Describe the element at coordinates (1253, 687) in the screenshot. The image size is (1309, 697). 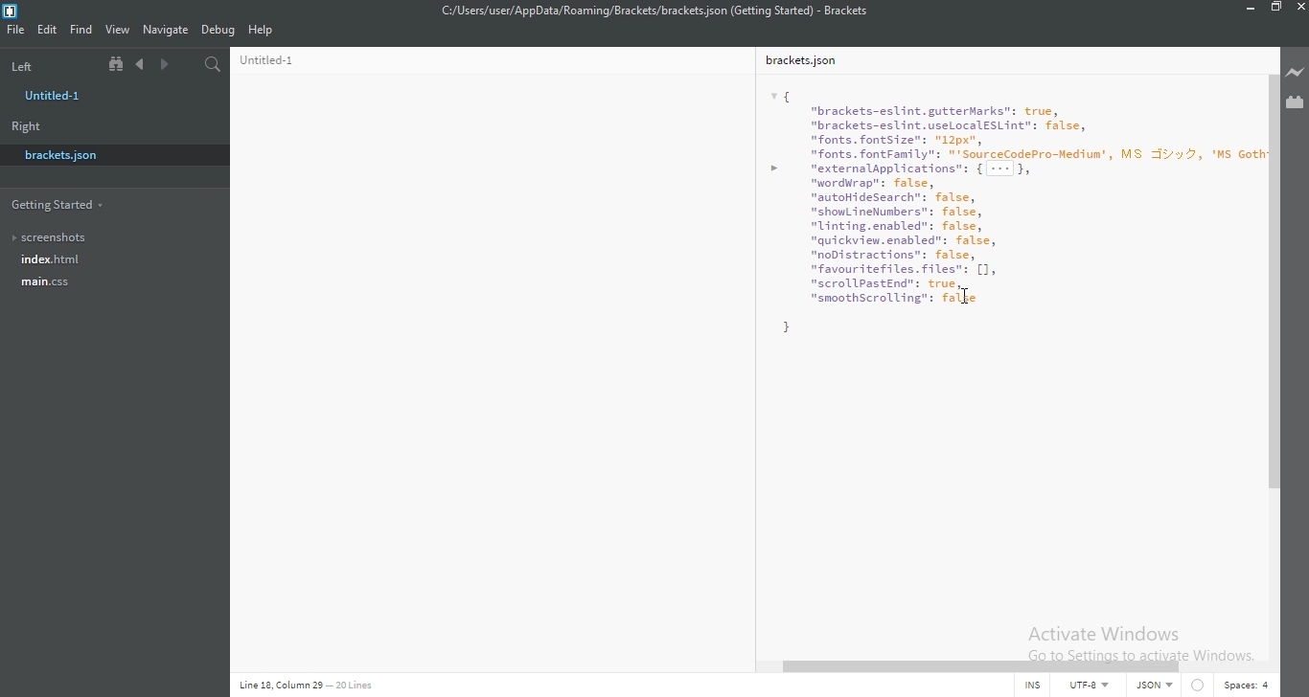
I see `Spaces:4` at that location.